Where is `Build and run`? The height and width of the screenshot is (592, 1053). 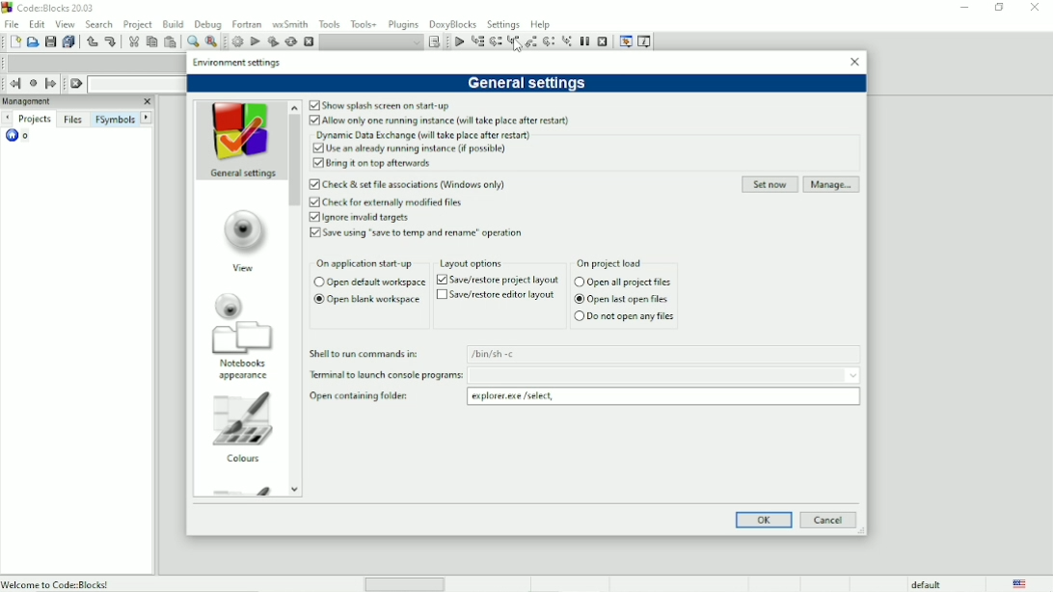 Build and run is located at coordinates (272, 41).